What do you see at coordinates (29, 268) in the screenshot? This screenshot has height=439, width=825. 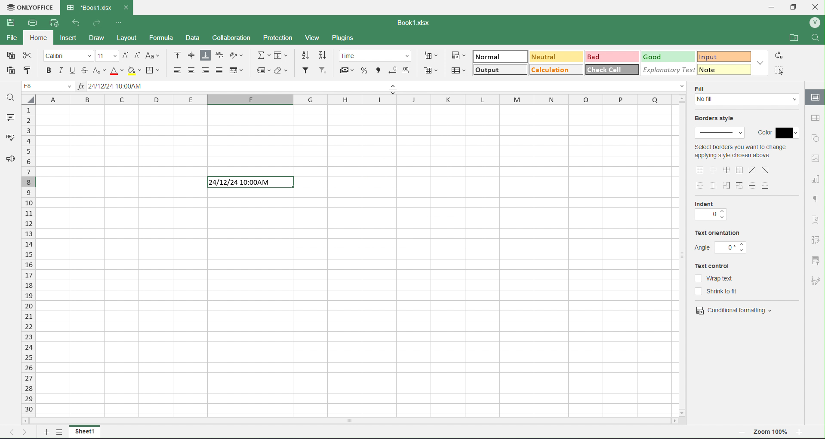 I see `Rows Number` at bounding box center [29, 268].